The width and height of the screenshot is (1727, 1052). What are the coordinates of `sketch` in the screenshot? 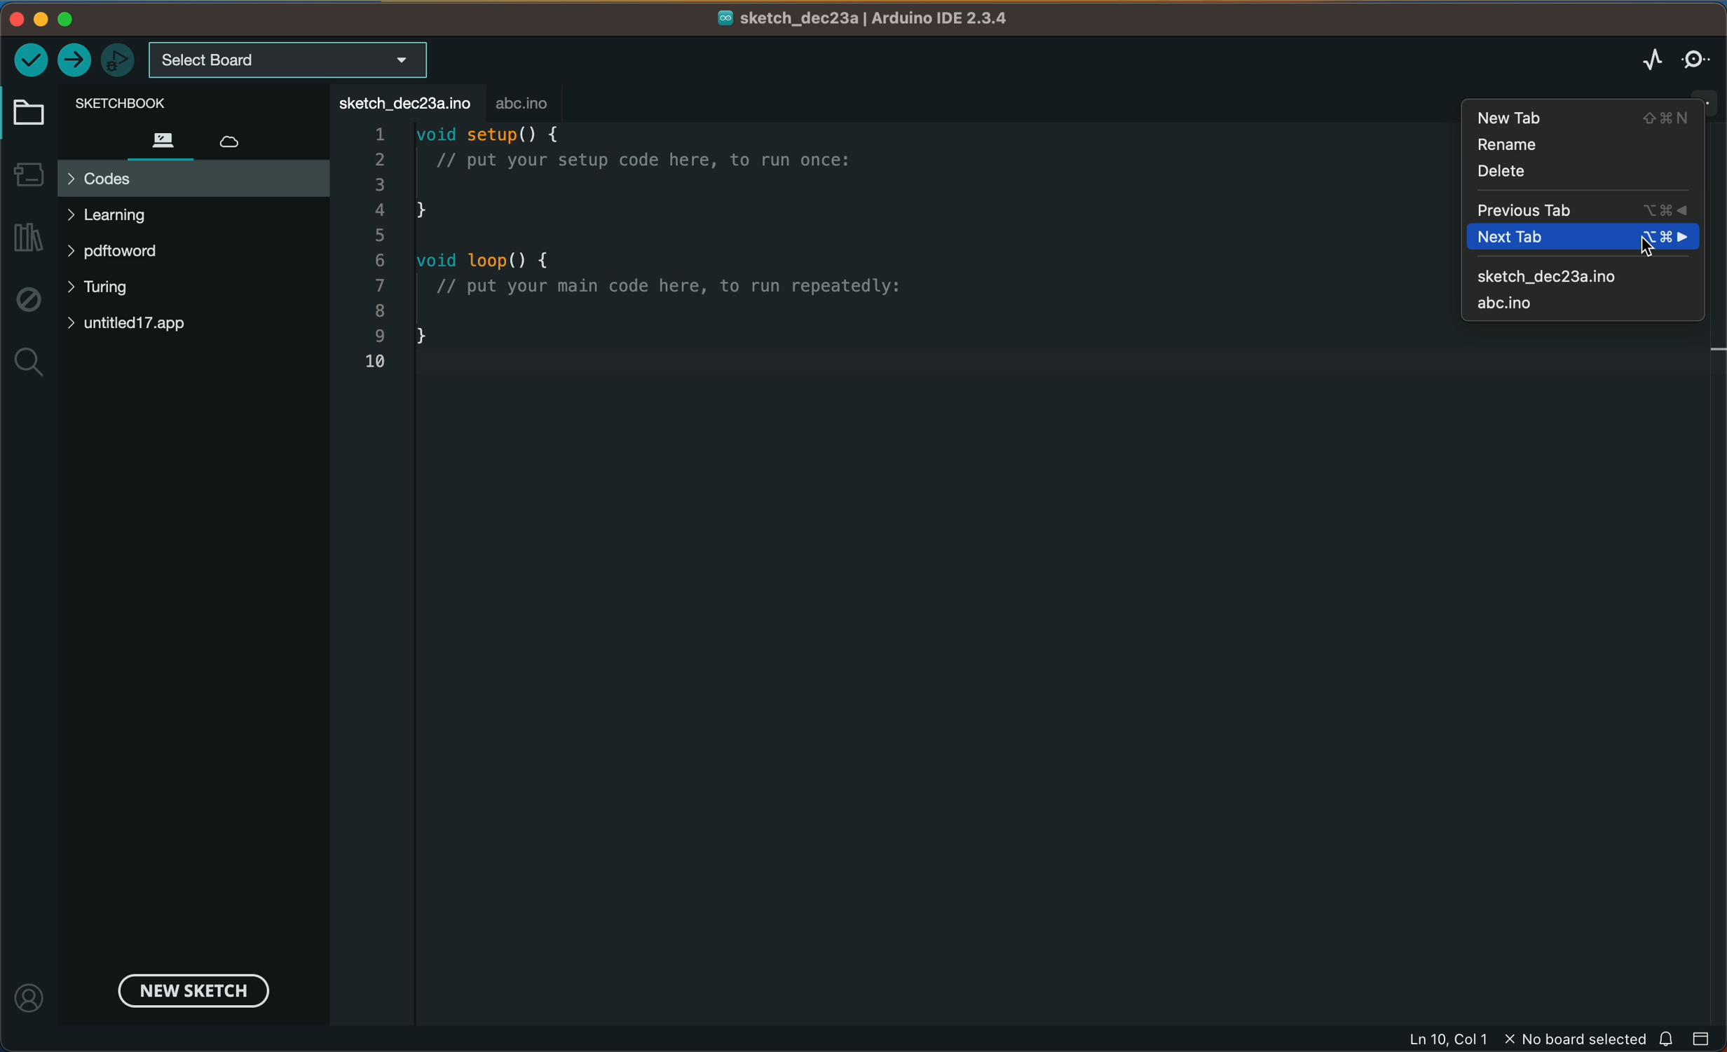 It's located at (1586, 273).